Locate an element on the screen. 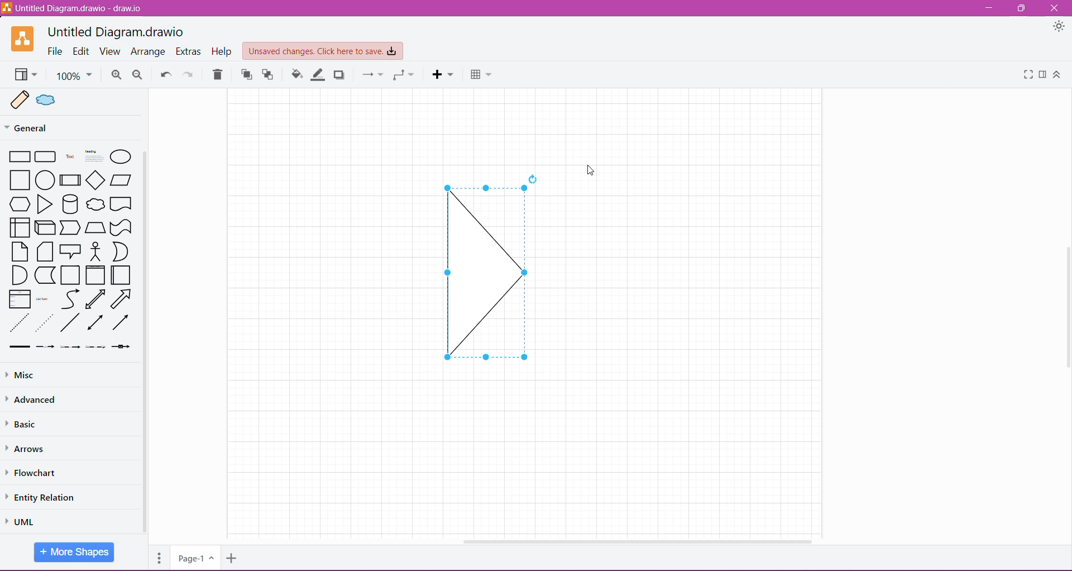 Image resolution: width=1072 pixels, height=571 pixels. Shapes is located at coordinates (71, 249).